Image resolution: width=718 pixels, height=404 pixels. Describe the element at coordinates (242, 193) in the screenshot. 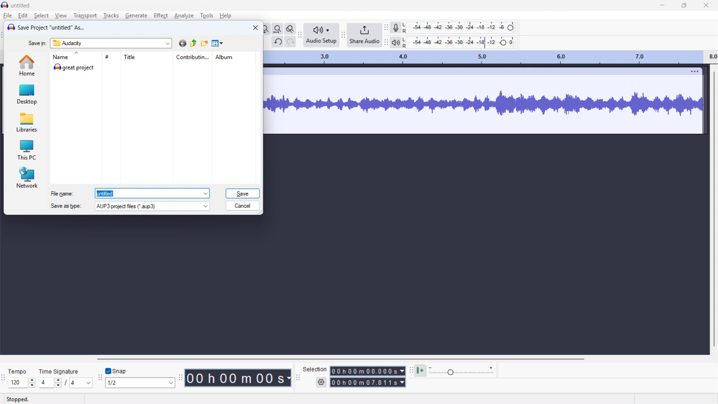

I see `save` at that location.